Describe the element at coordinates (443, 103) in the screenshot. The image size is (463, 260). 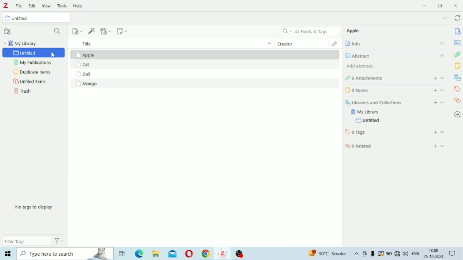
I see `Collapse section` at that location.